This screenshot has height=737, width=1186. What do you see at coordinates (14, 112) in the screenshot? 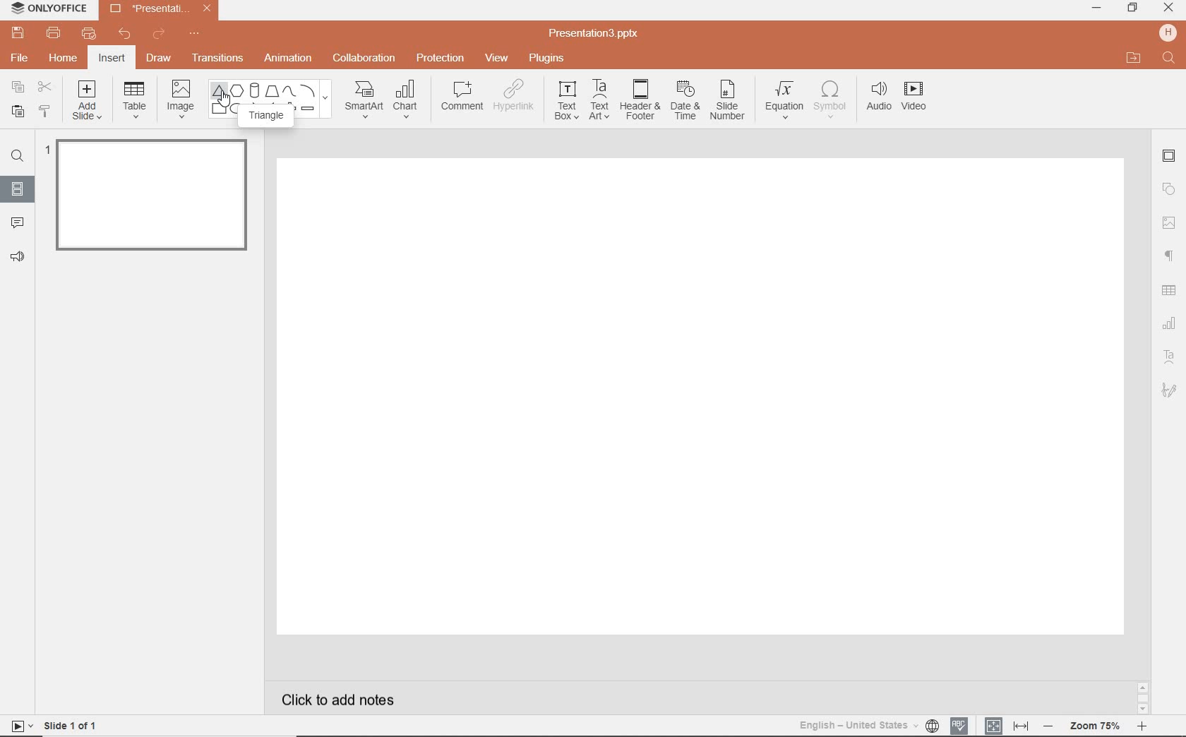
I see `PASTE` at bounding box center [14, 112].